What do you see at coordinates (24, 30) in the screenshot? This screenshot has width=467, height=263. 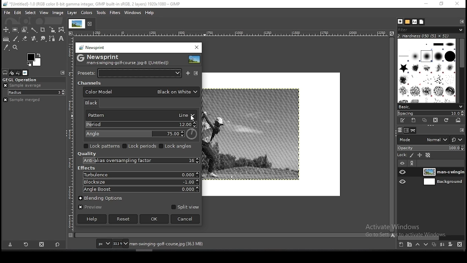 I see `foreground select tool` at bounding box center [24, 30].